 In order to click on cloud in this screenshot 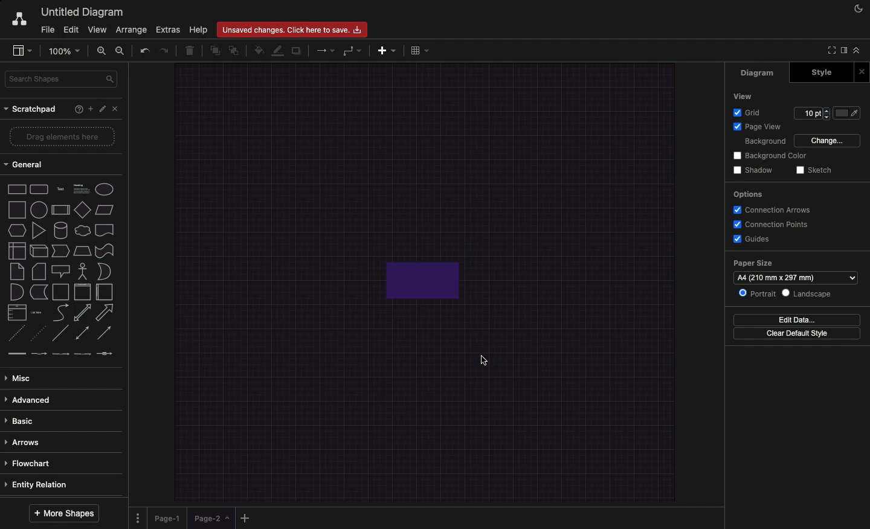, I will do `click(82, 229)`.